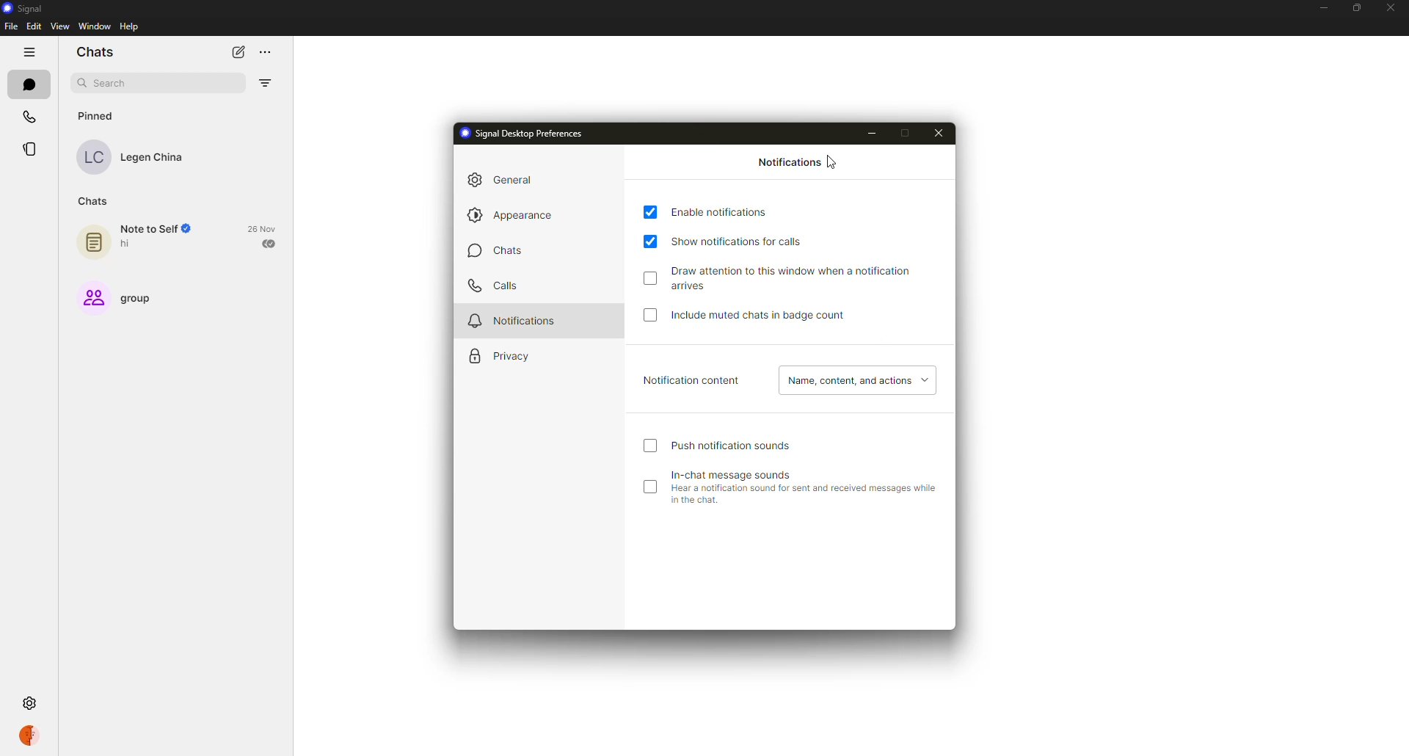 The height and width of the screenshot is (756, 1409). I want to click on calls, so click(28, 116).